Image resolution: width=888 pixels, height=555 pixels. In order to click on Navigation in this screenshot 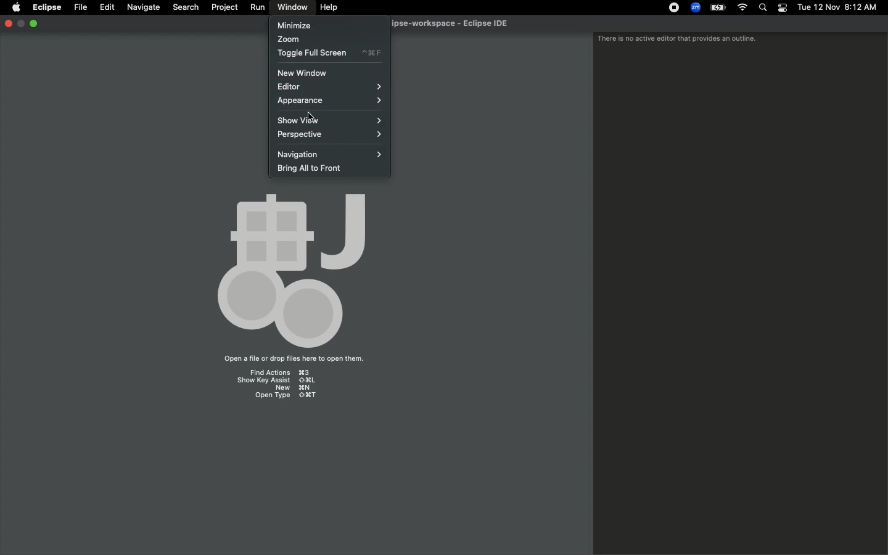, I will do `click(326, 155)`.